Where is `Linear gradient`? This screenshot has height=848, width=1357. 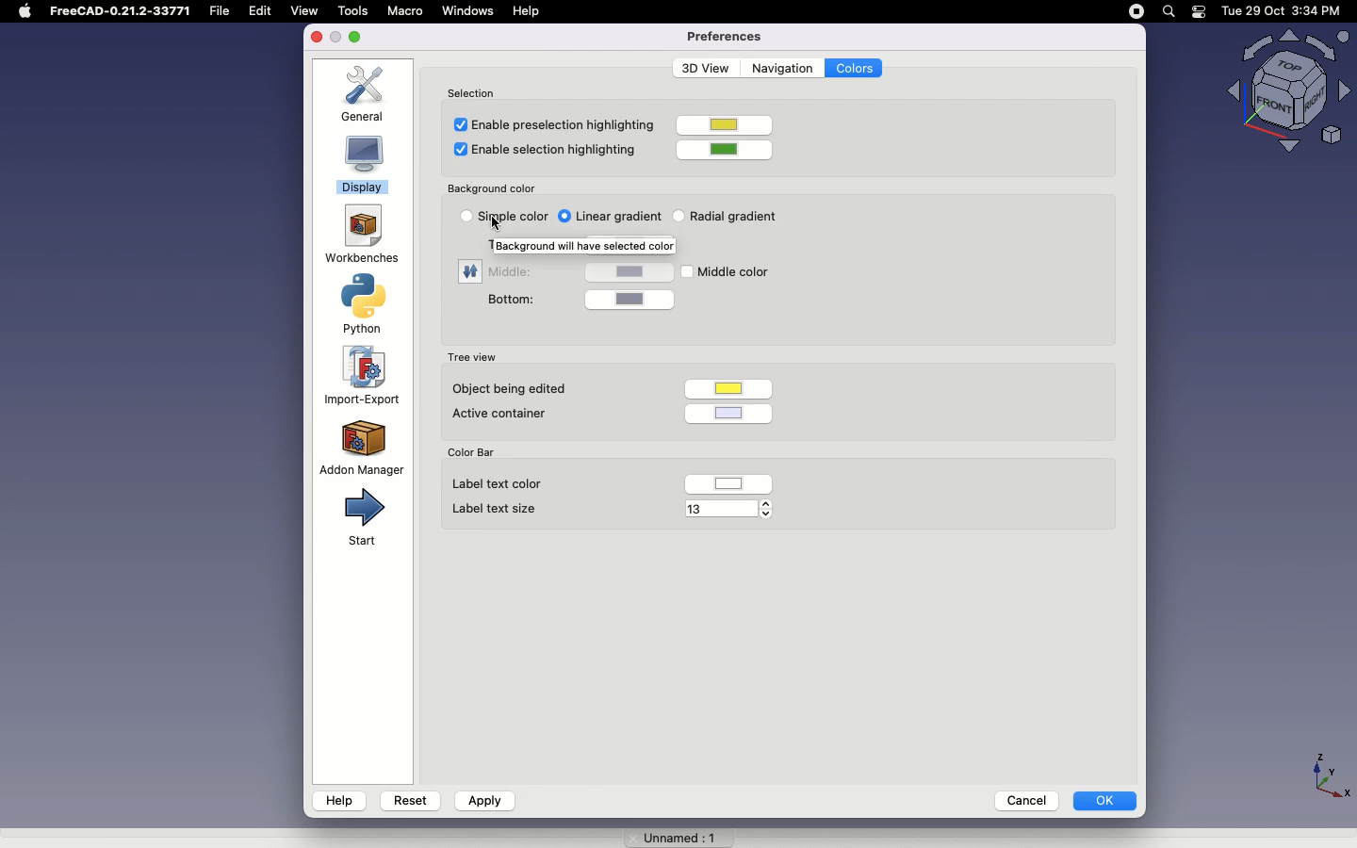
Linear gradient is located at coordinates (624, 215).